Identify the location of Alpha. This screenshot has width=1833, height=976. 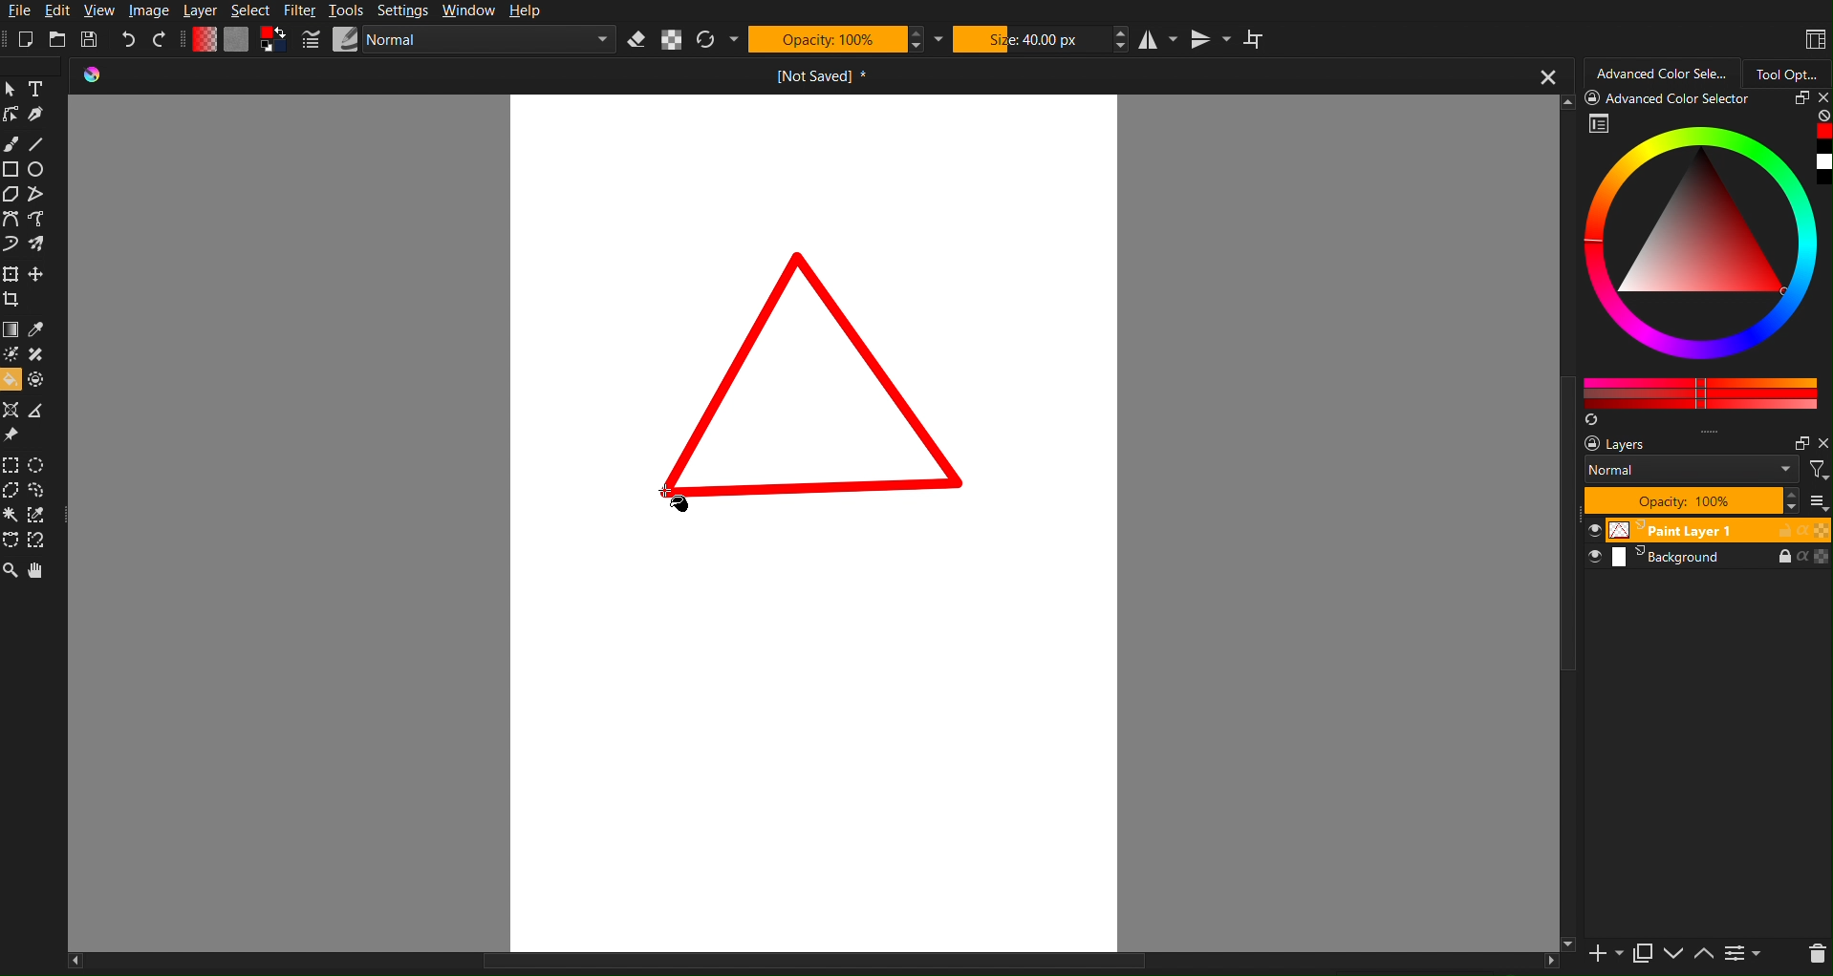
(671, 40).